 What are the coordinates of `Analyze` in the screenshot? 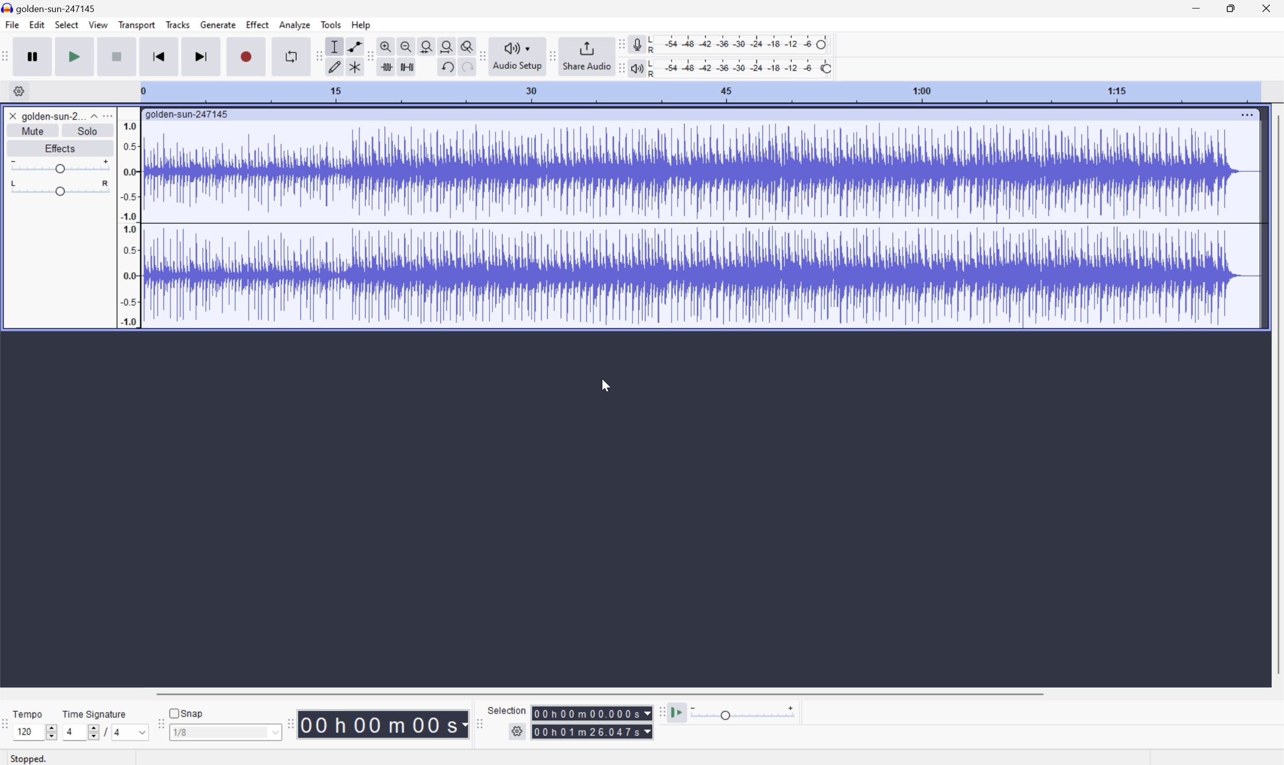 It's located at (294, 25).